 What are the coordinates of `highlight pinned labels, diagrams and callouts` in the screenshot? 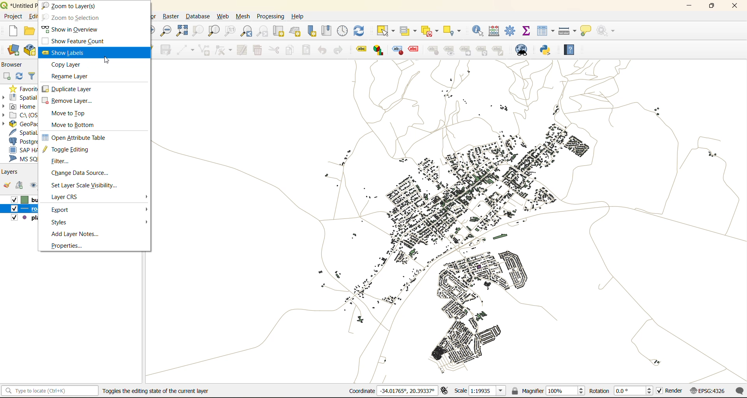 It's located at (399, 51).